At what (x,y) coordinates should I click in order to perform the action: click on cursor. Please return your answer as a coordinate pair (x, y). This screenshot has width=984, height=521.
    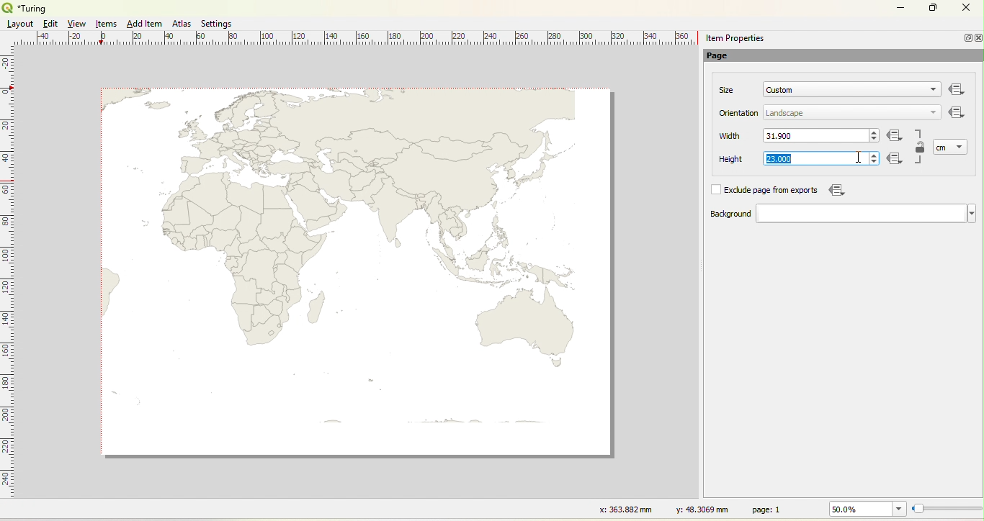
    Looking at the image, I should click on (878, 161).